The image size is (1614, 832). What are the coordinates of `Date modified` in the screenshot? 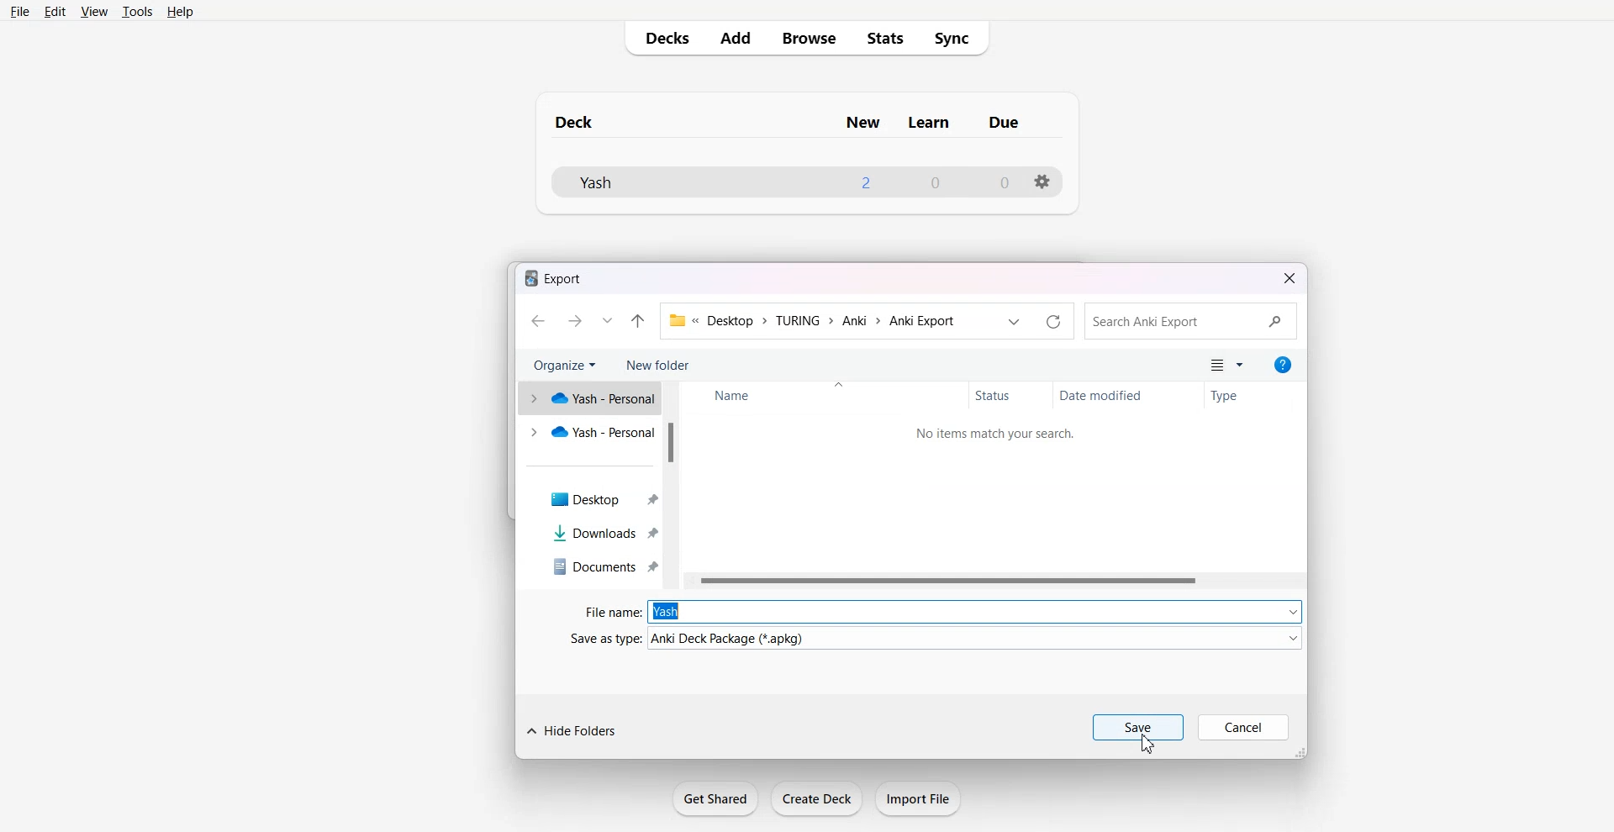 It's located at (1124, 395).